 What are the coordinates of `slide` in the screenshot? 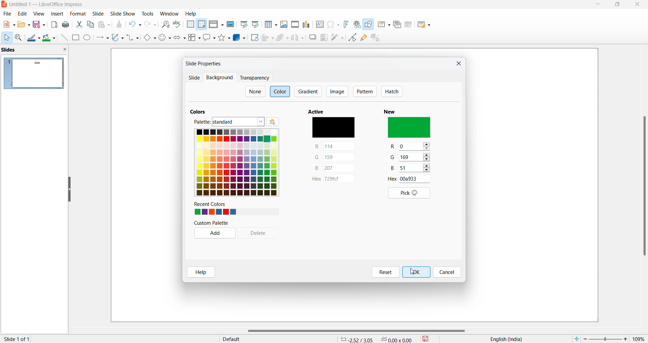 It's located at (78, 14).